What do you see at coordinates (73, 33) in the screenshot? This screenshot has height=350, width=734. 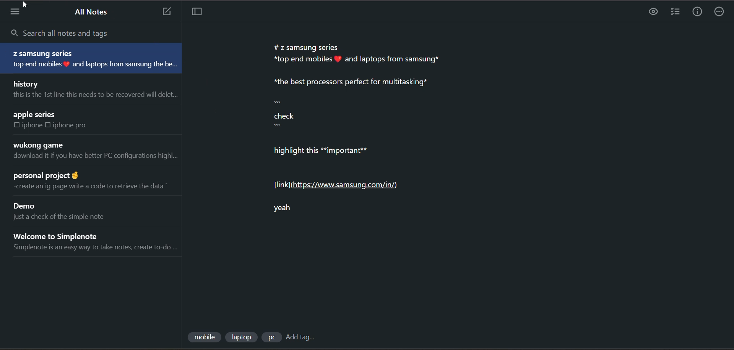 I see `search all notes and tags` at bounding box center [73, 33].